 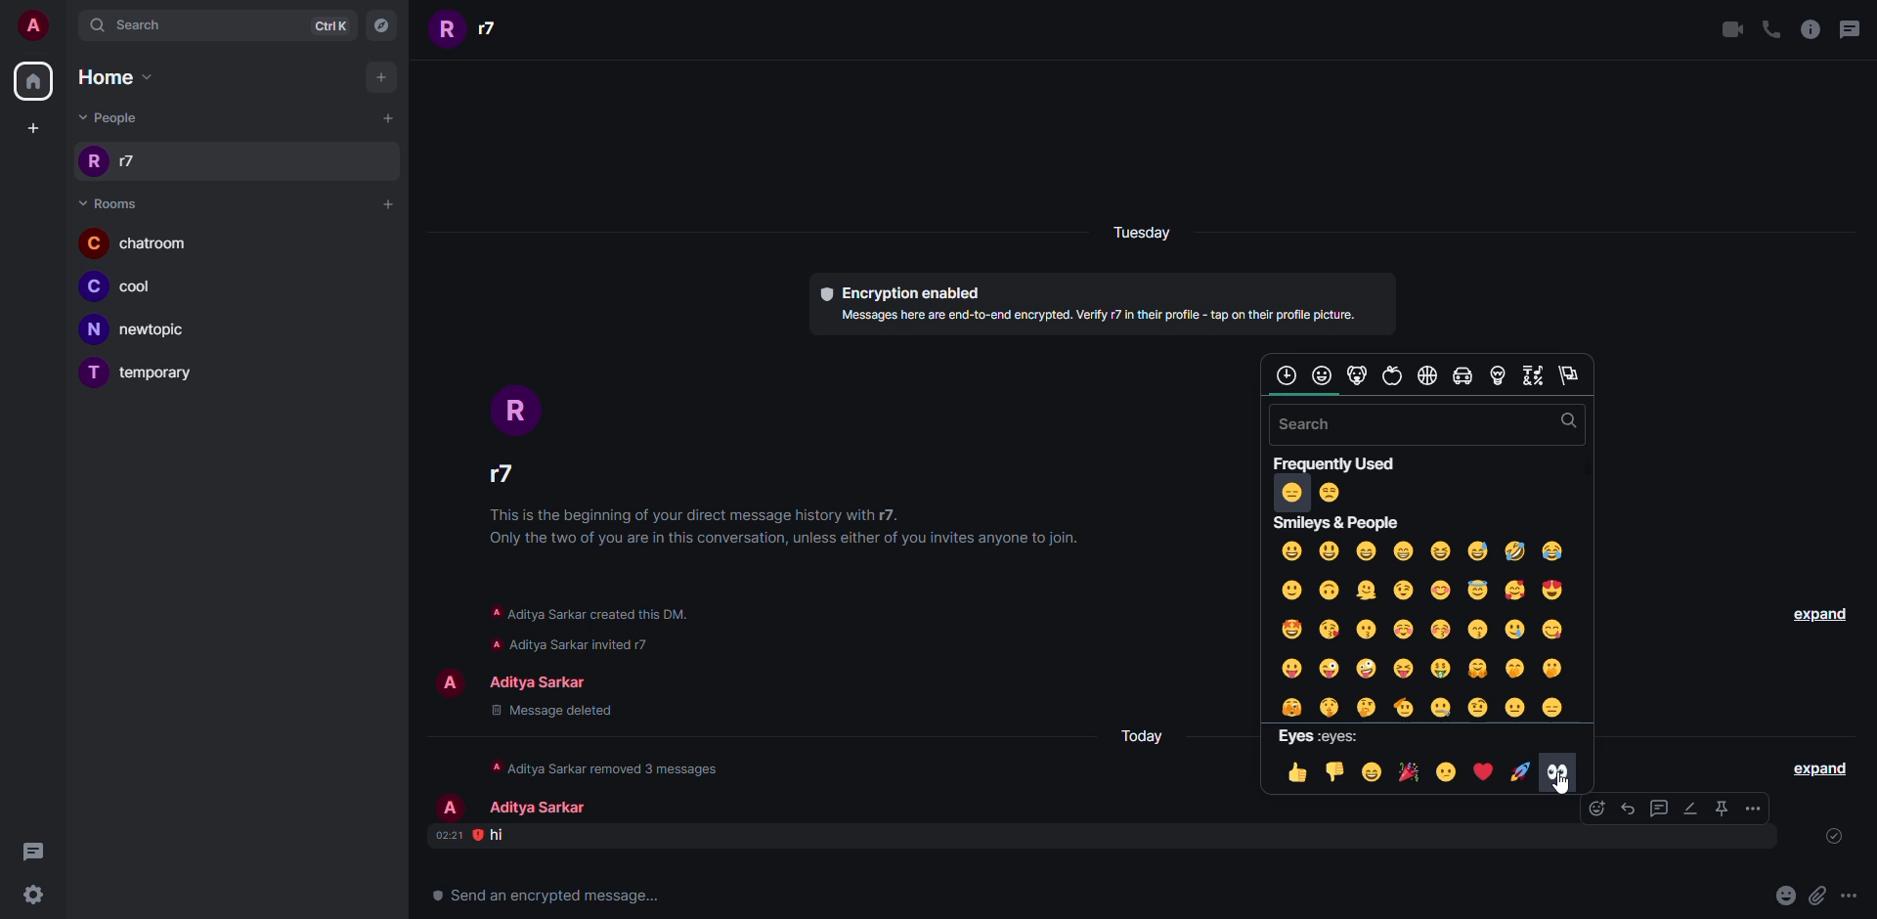 What do you see at coordinates (1426, 629) in the screenshot?
I see `smilley` at bounding box center [1426, 629].